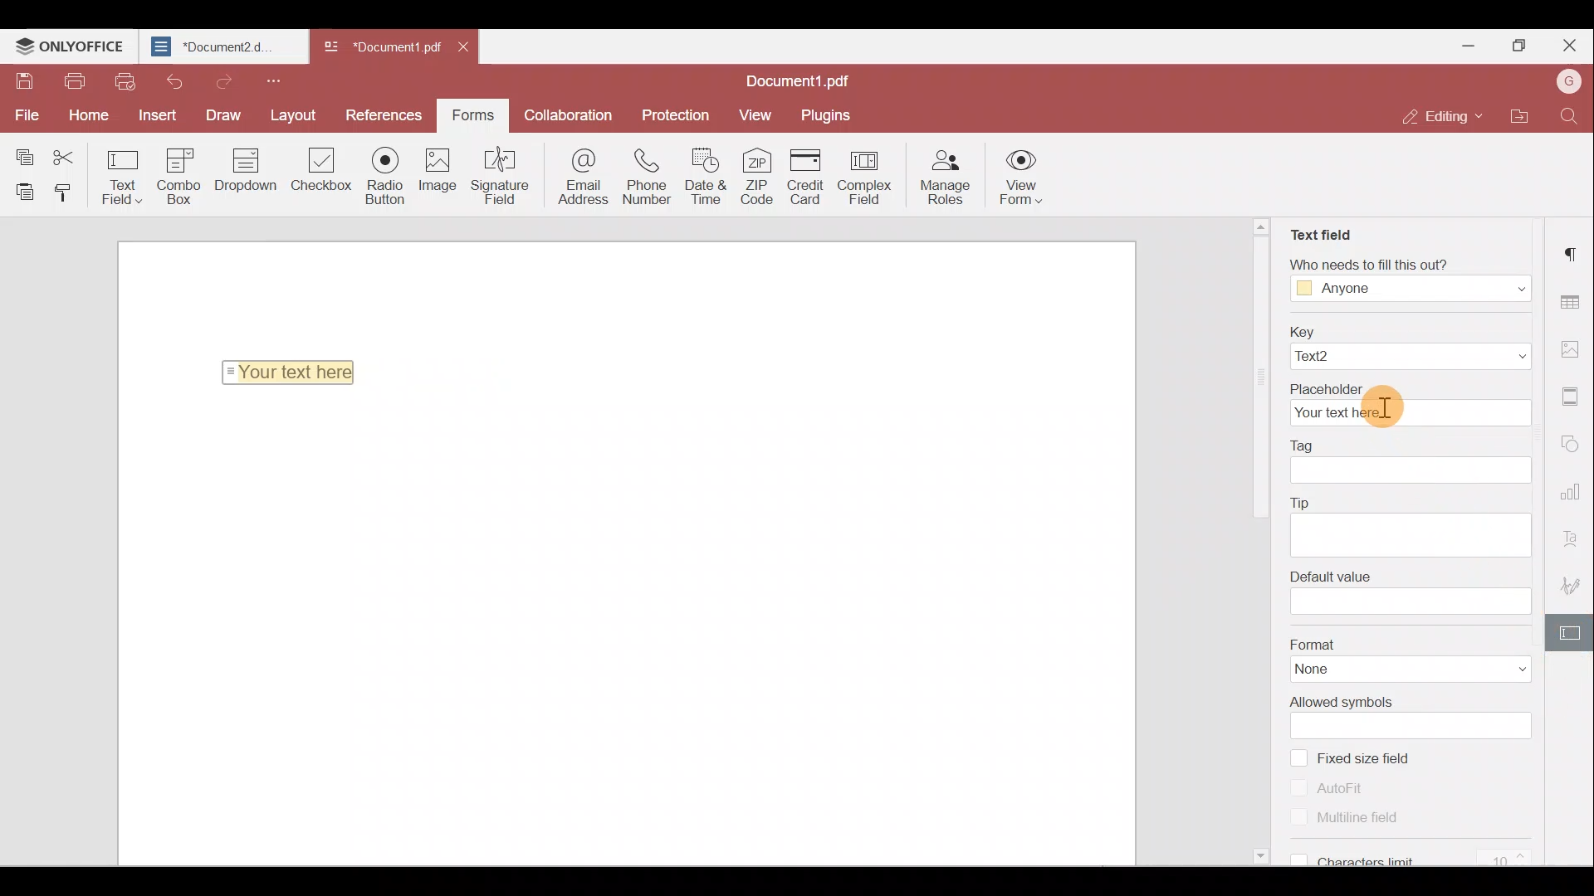 The image size is (1594, 896). I want to click on checkbox, so click(1298, 757).